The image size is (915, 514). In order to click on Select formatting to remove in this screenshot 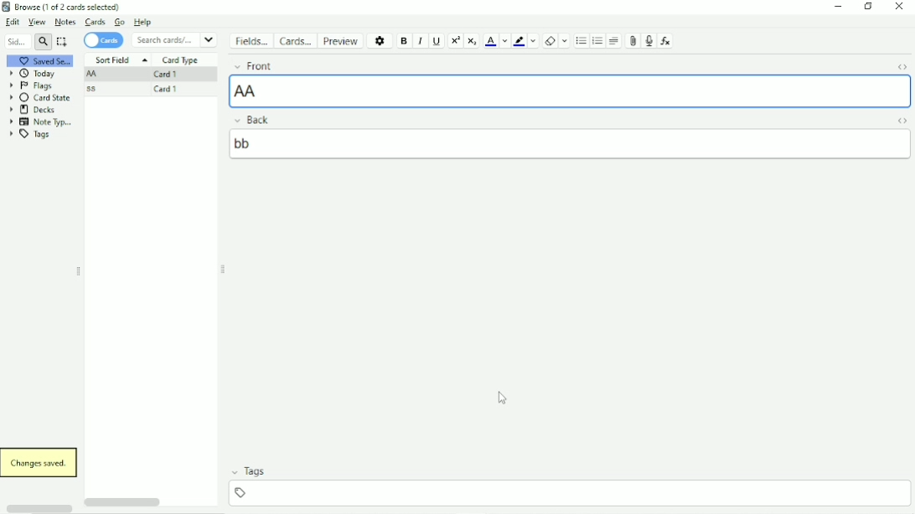, I will do `click(565, 41)`.